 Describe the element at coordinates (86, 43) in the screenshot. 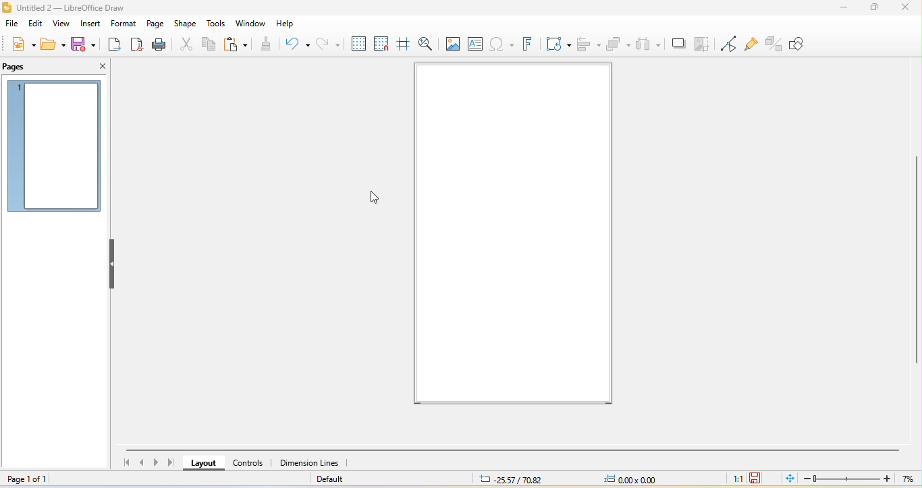

I see `save` at that location.